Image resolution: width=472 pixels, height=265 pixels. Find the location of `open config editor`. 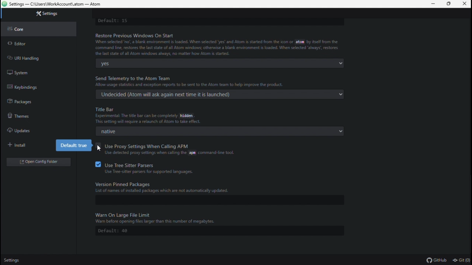

open config editor is located at coordinates (38, 162).